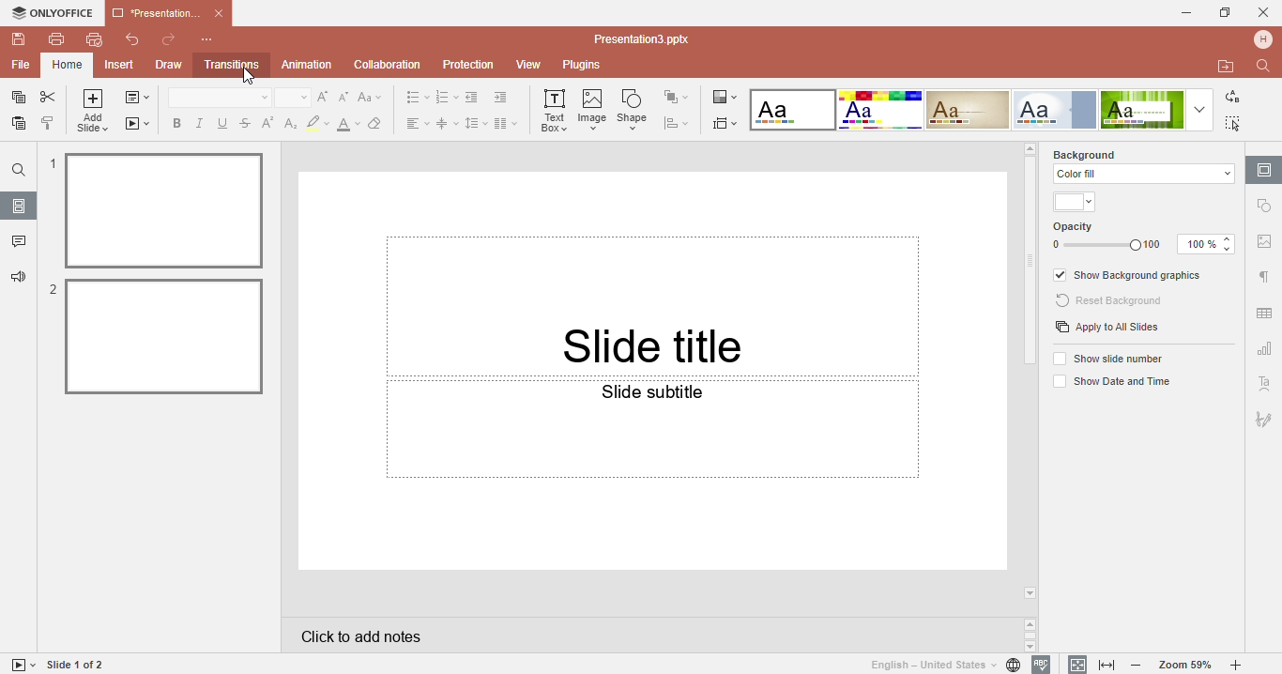 This screenshot has height=674, width=1282. I want to click on Superscript, so click(267, 123).